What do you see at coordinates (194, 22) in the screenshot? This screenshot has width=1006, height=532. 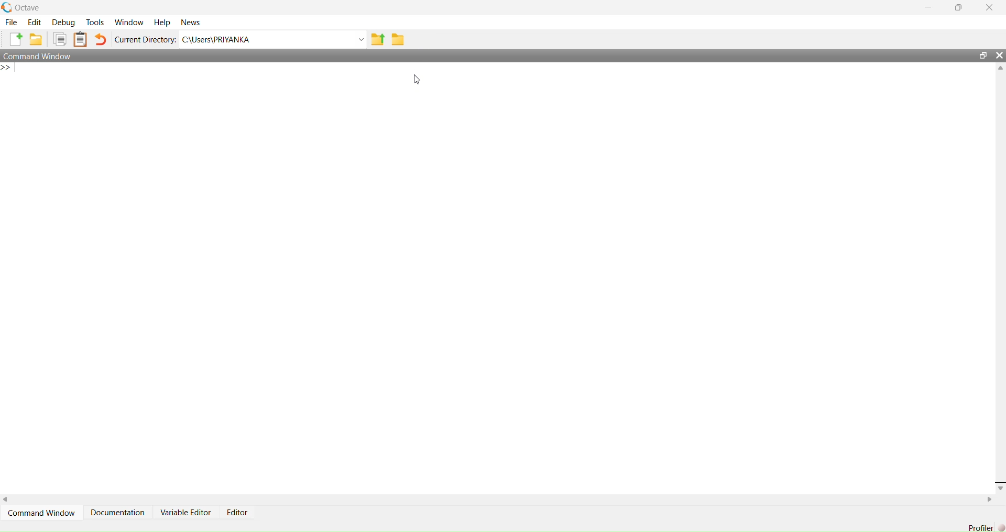 I see `News` at bounding box center [194, 22].